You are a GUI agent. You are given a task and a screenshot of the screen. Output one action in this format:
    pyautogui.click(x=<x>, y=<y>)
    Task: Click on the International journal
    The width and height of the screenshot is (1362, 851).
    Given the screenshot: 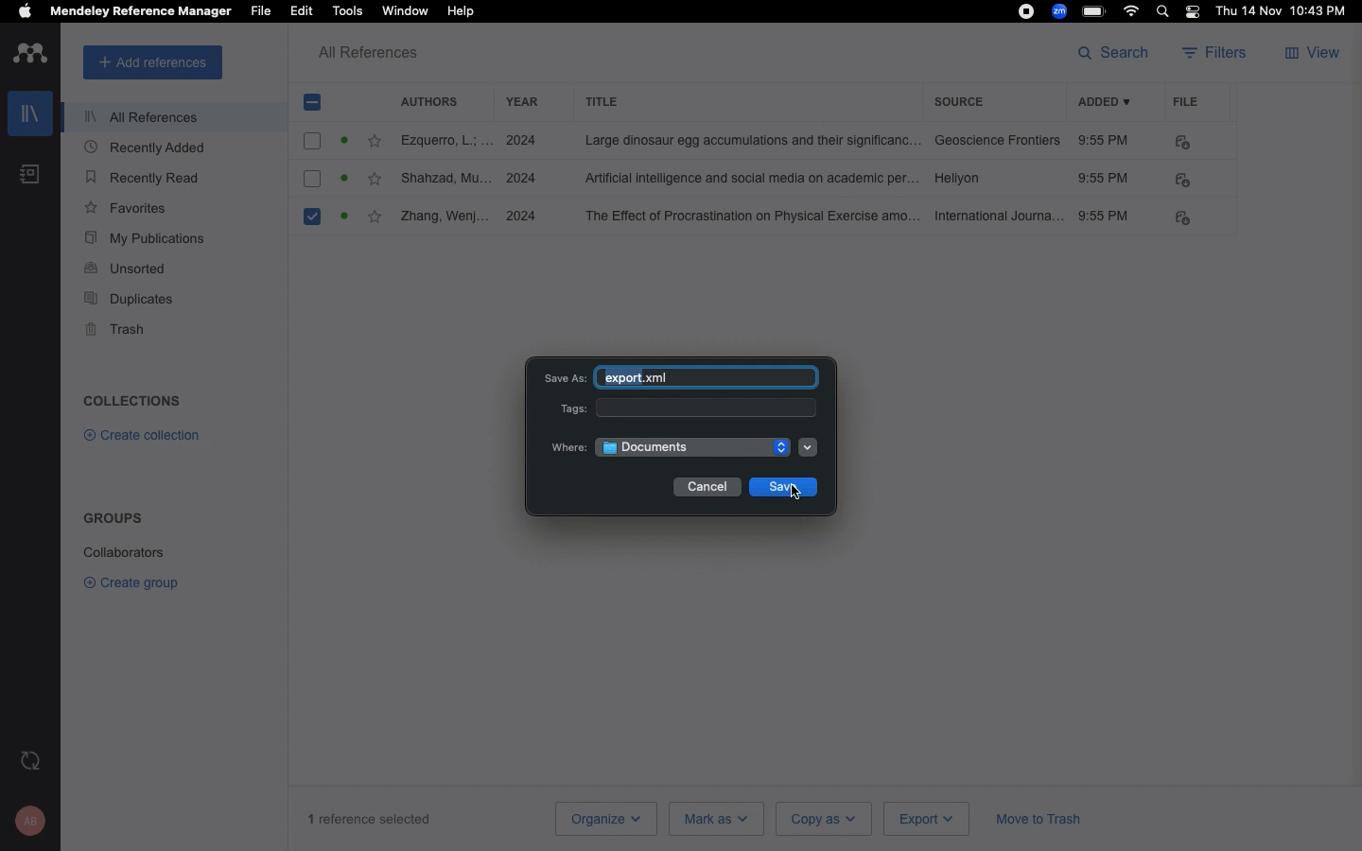 What is the action you would take?
    pyautogui.click(x=999, y=216)
    